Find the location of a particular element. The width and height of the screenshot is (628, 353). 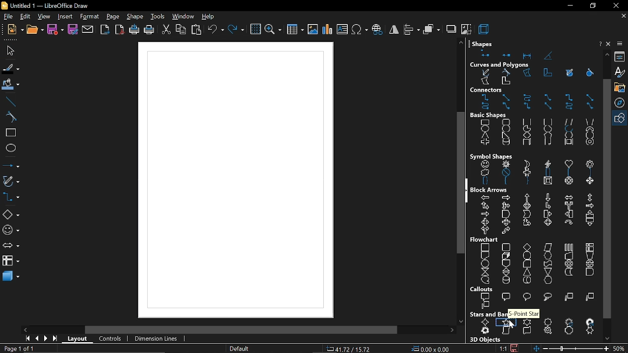

edit is located at coordinates (25, 17).